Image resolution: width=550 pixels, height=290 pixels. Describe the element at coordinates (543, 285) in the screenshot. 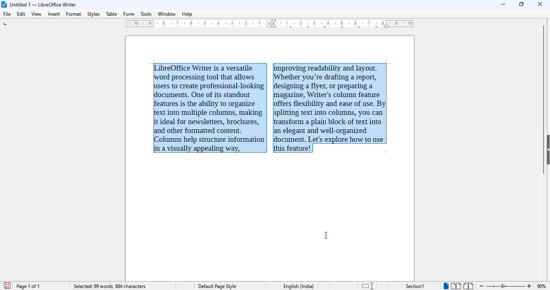

I see `90% (current zoom level)` at that location.